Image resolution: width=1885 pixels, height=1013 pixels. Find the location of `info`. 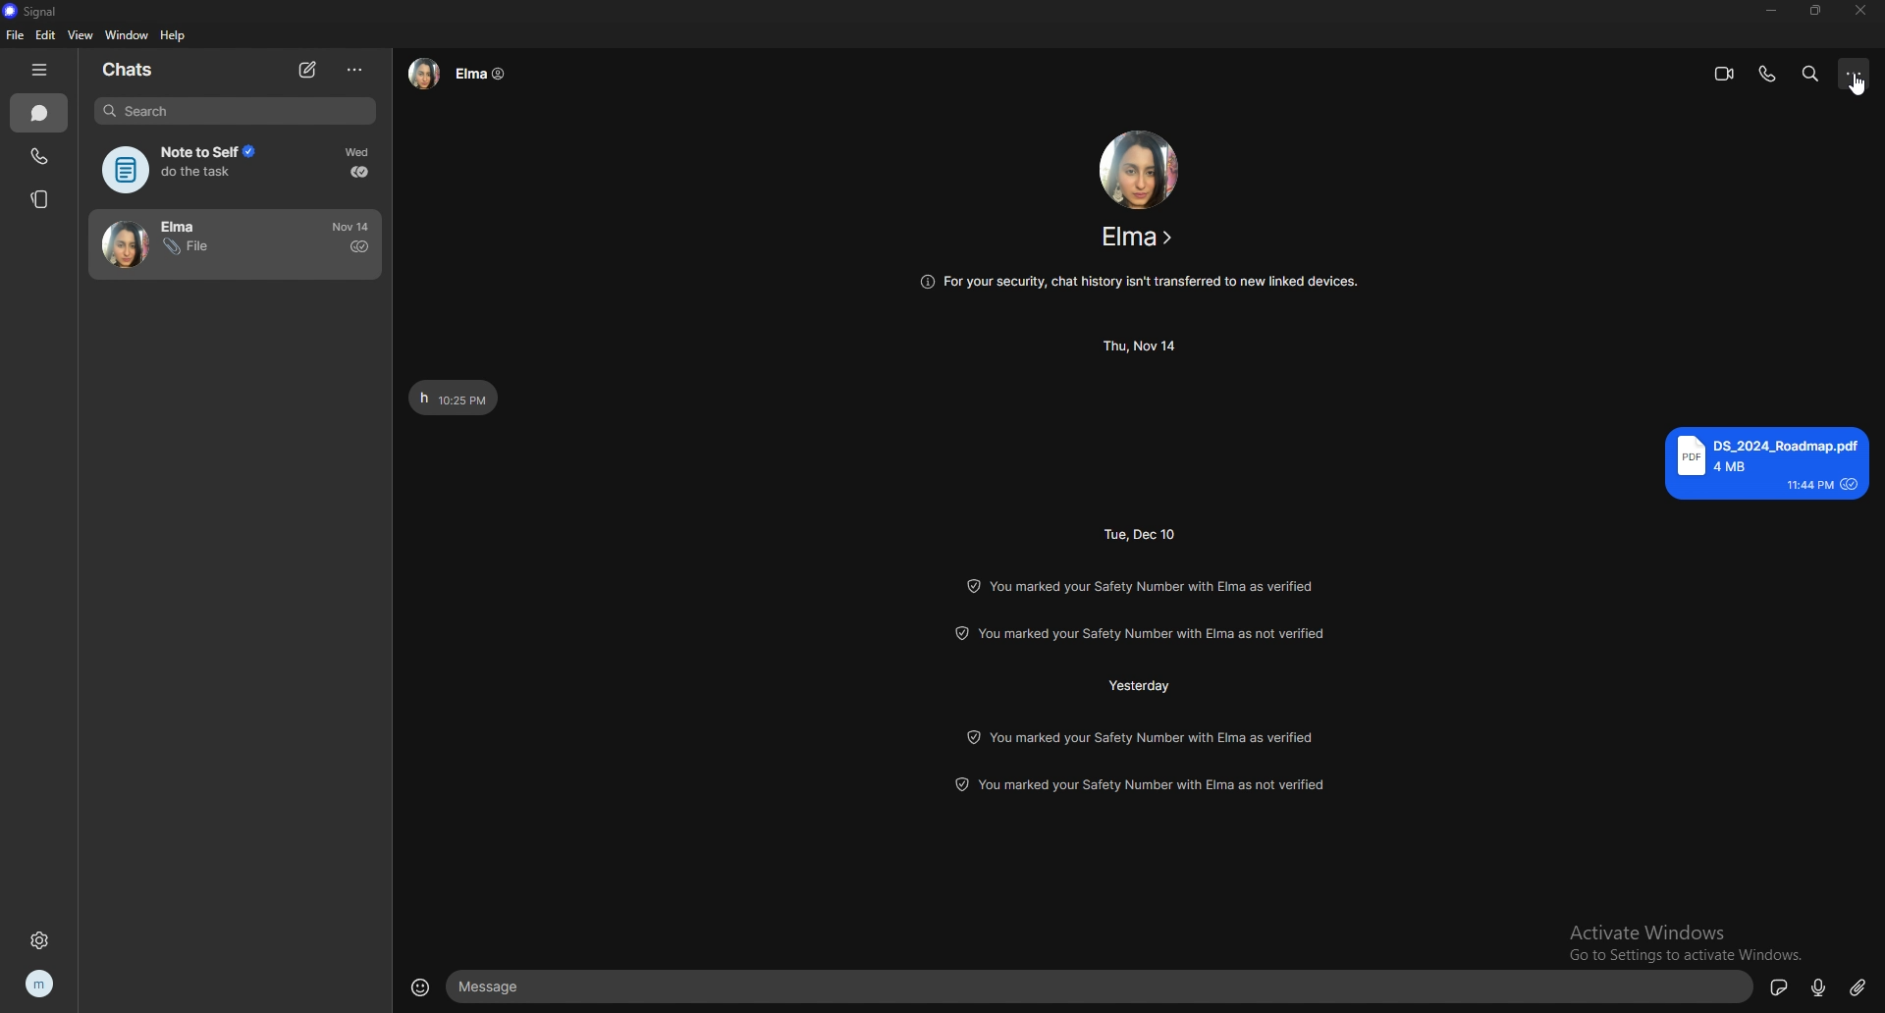

info is located at coordinates (1143, 736).